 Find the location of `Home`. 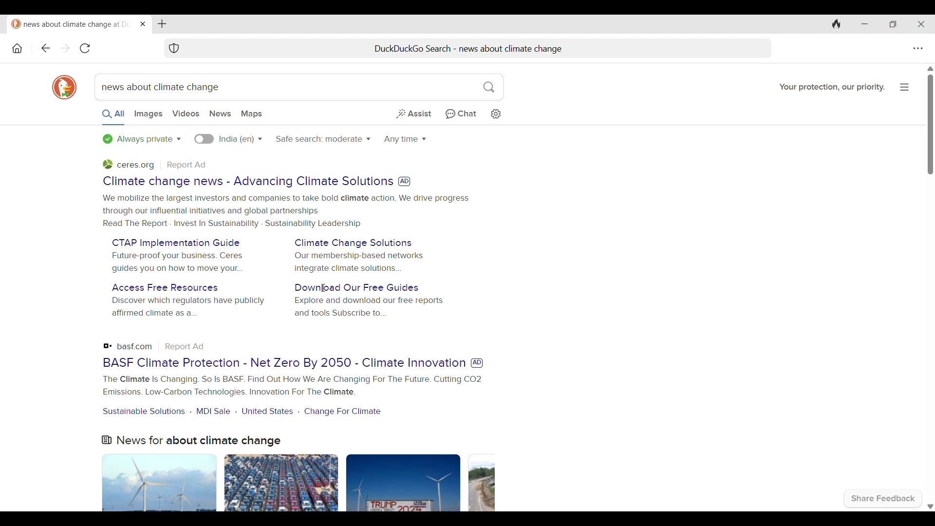

Home is located at coordinates (18, 49).